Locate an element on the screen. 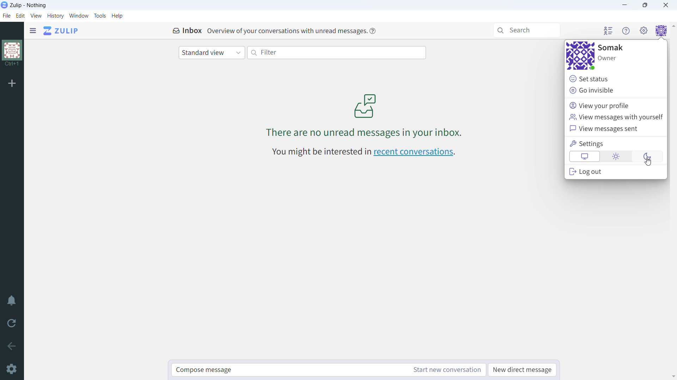  search is located at coordinates (527, 30).